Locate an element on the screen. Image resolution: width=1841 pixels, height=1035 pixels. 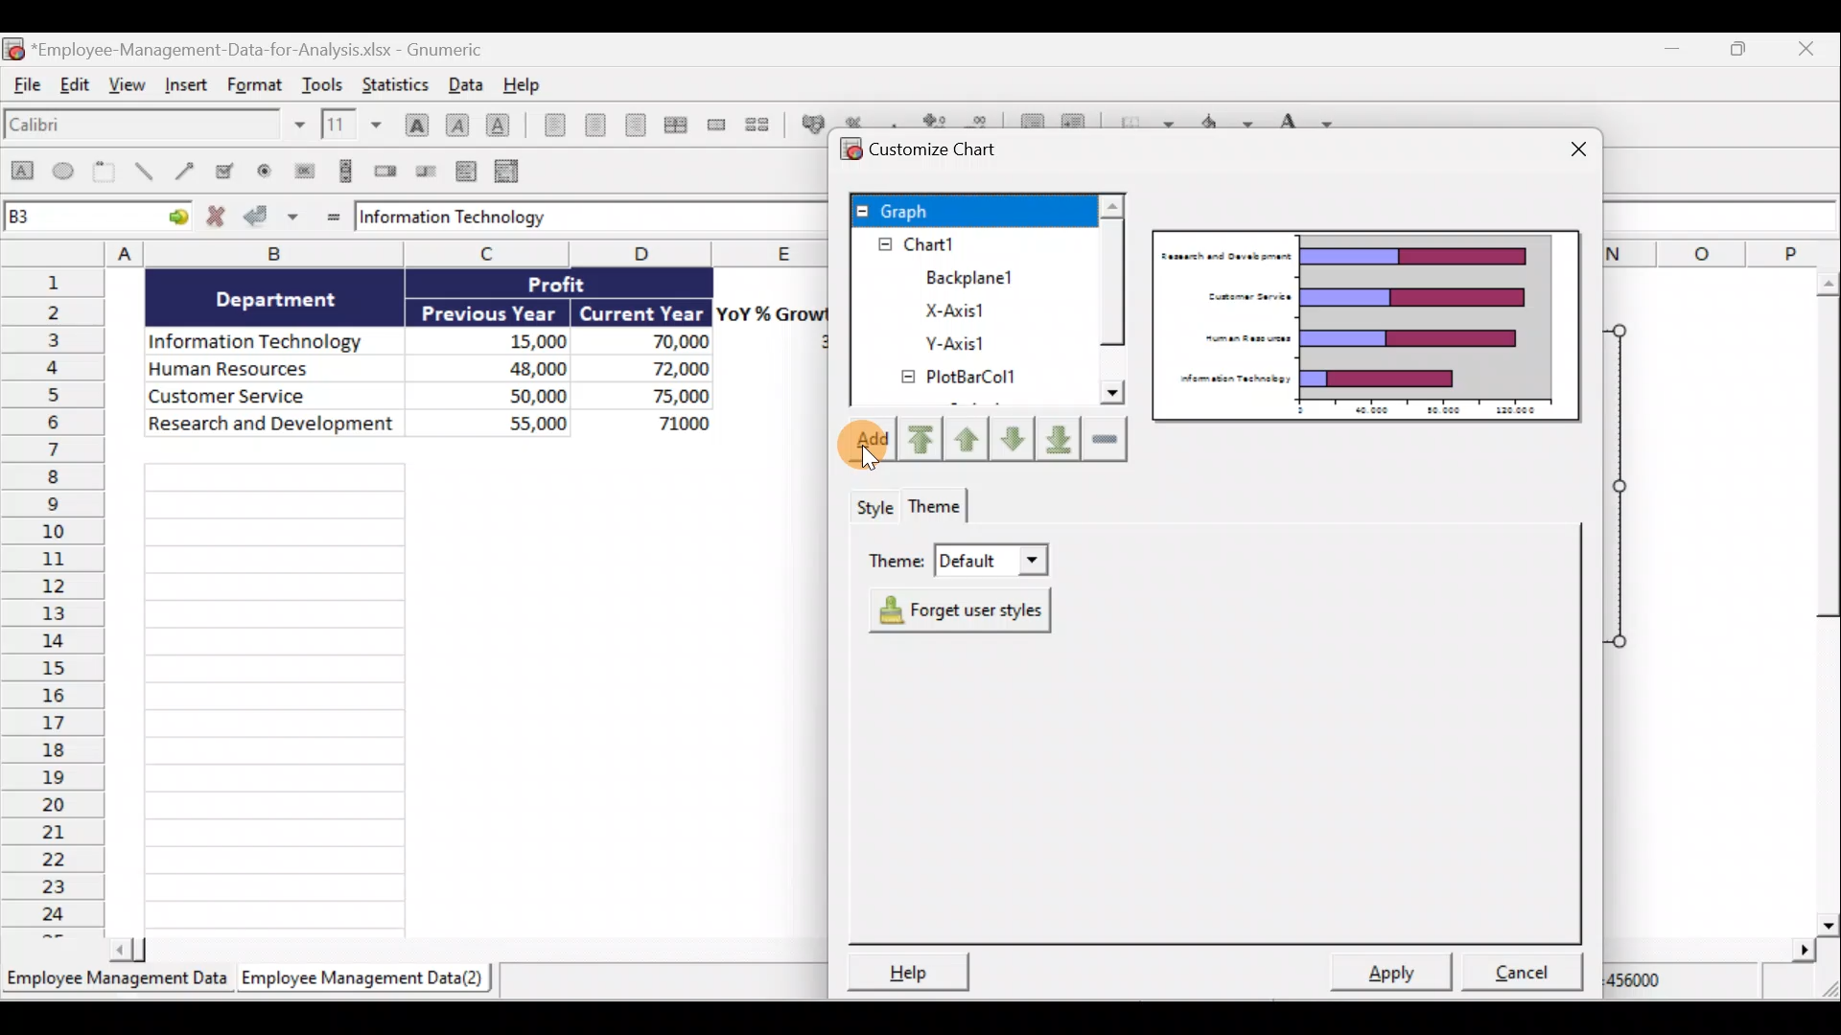
Create a checkbox is located at coordinates (233, 171).